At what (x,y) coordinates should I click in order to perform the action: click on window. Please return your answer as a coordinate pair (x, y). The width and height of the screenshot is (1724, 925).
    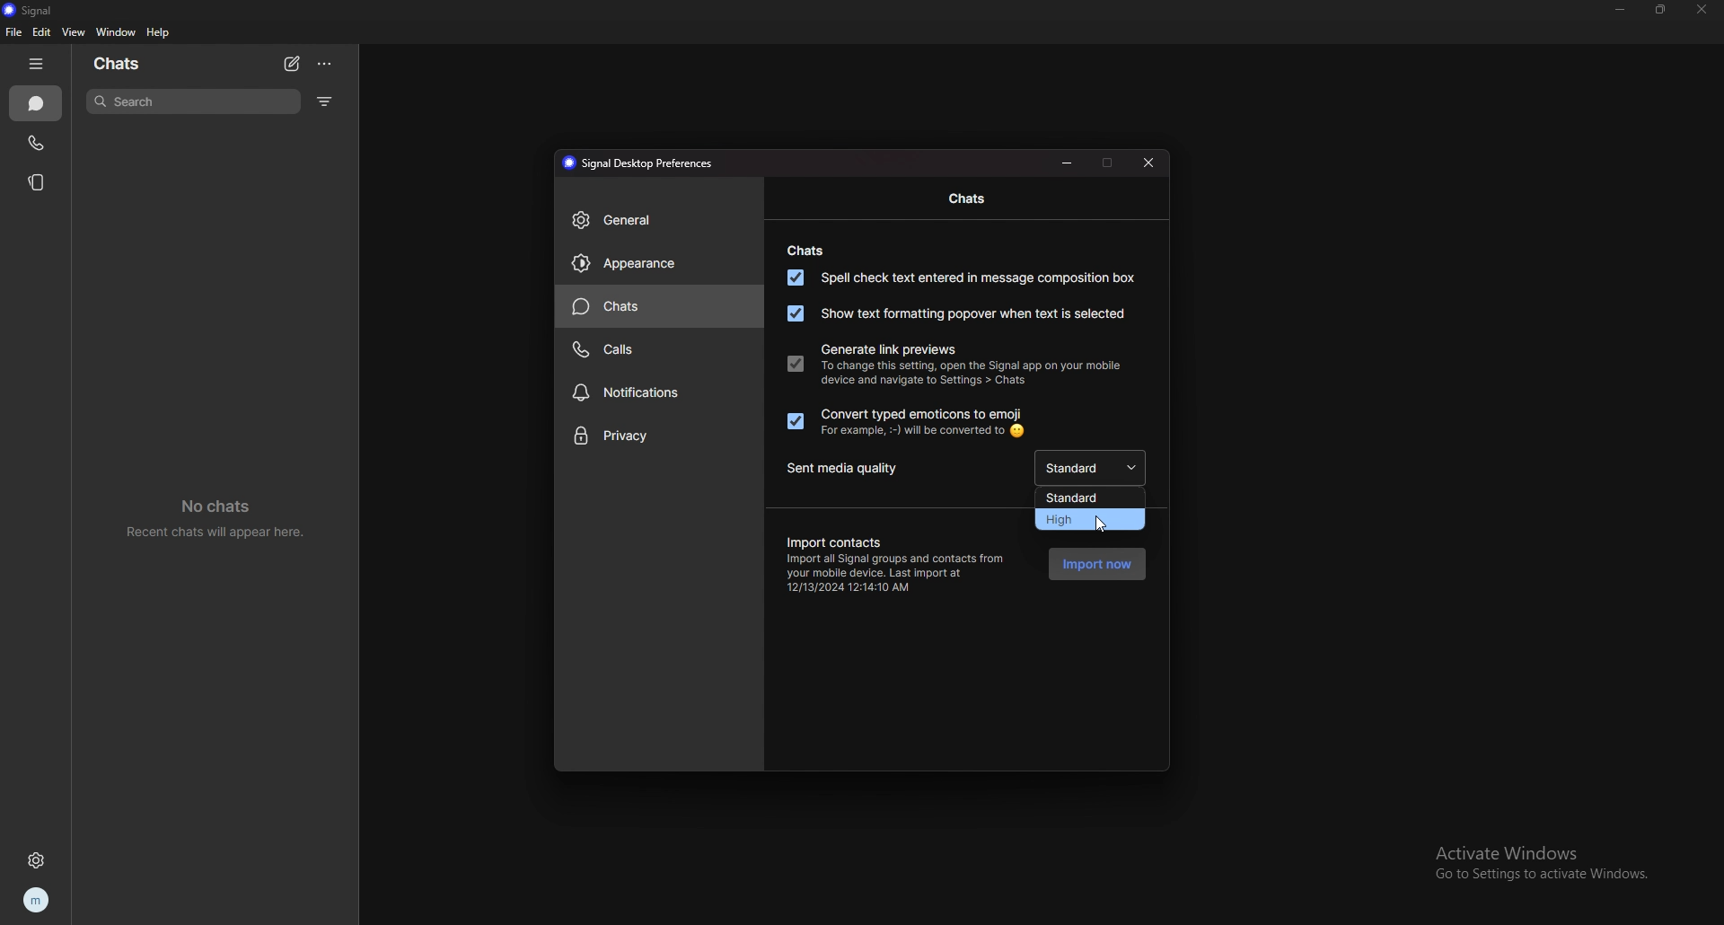
    Looking at the image, I should click on (116, 32).